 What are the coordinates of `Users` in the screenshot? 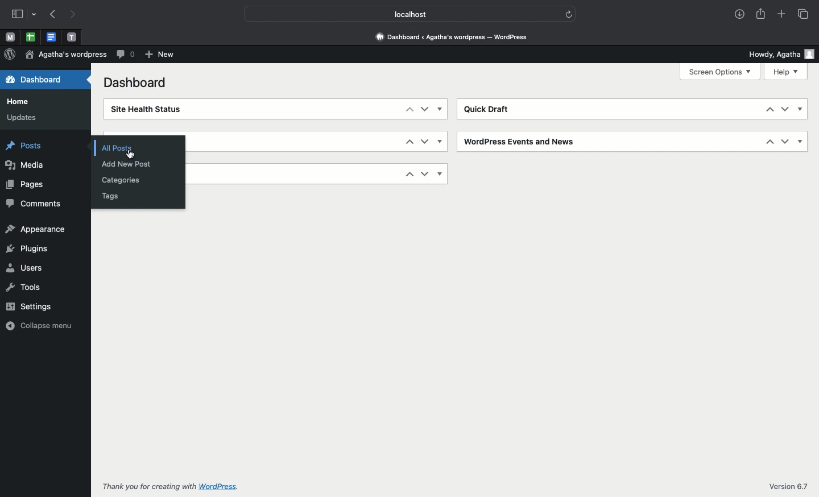 It's located at (30, 268).